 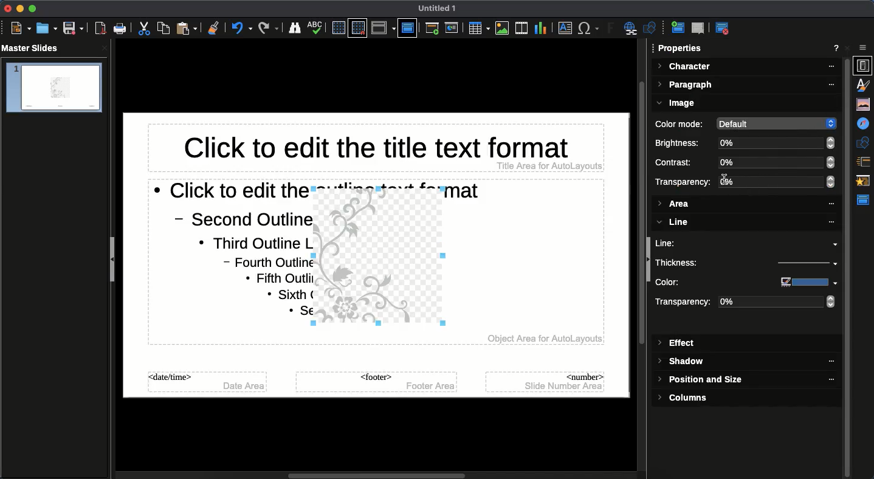 I want to click on Master slide, so click(x=865, y=200).